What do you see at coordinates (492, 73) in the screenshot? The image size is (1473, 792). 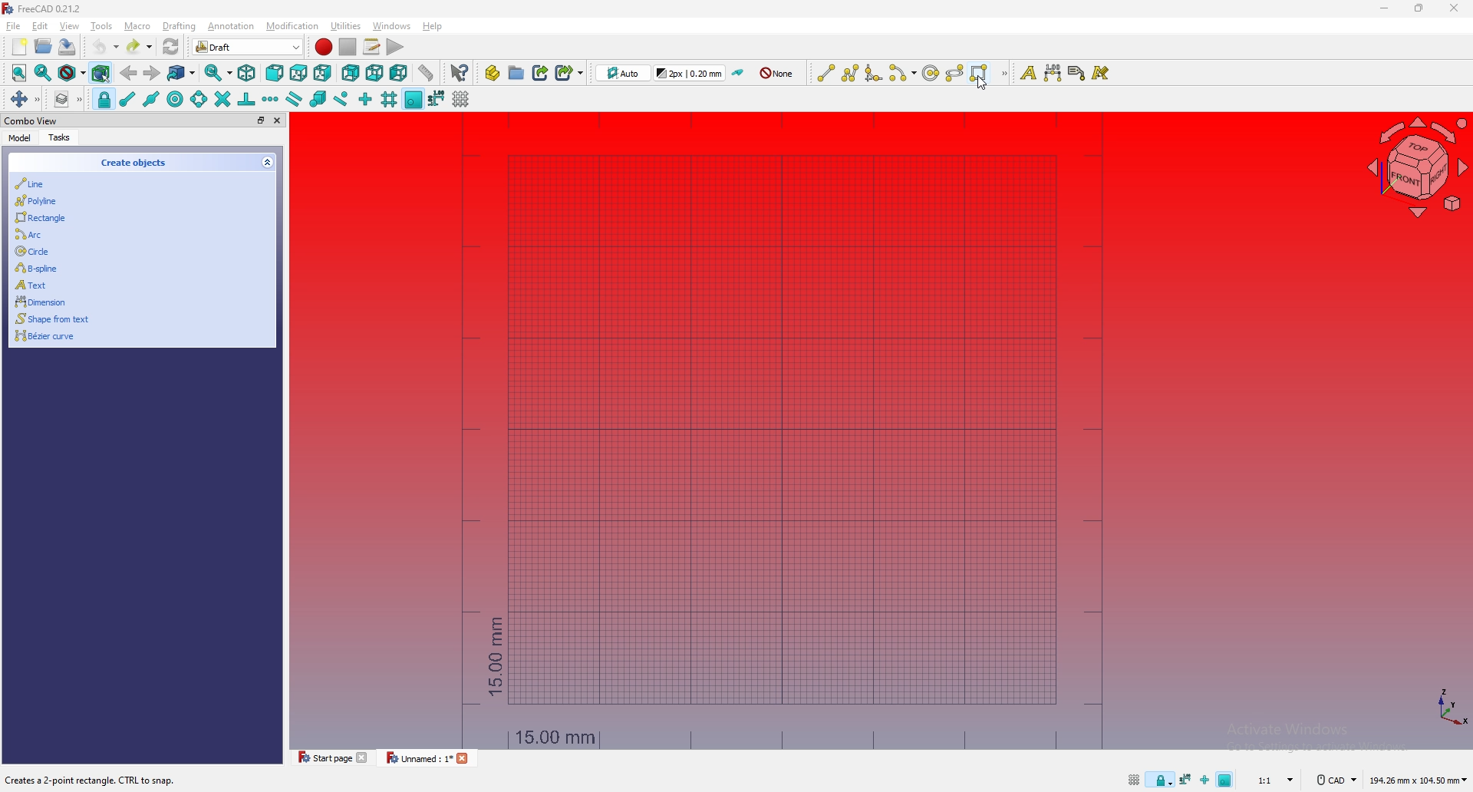 I see `create part` at bounding box center [492, 73].